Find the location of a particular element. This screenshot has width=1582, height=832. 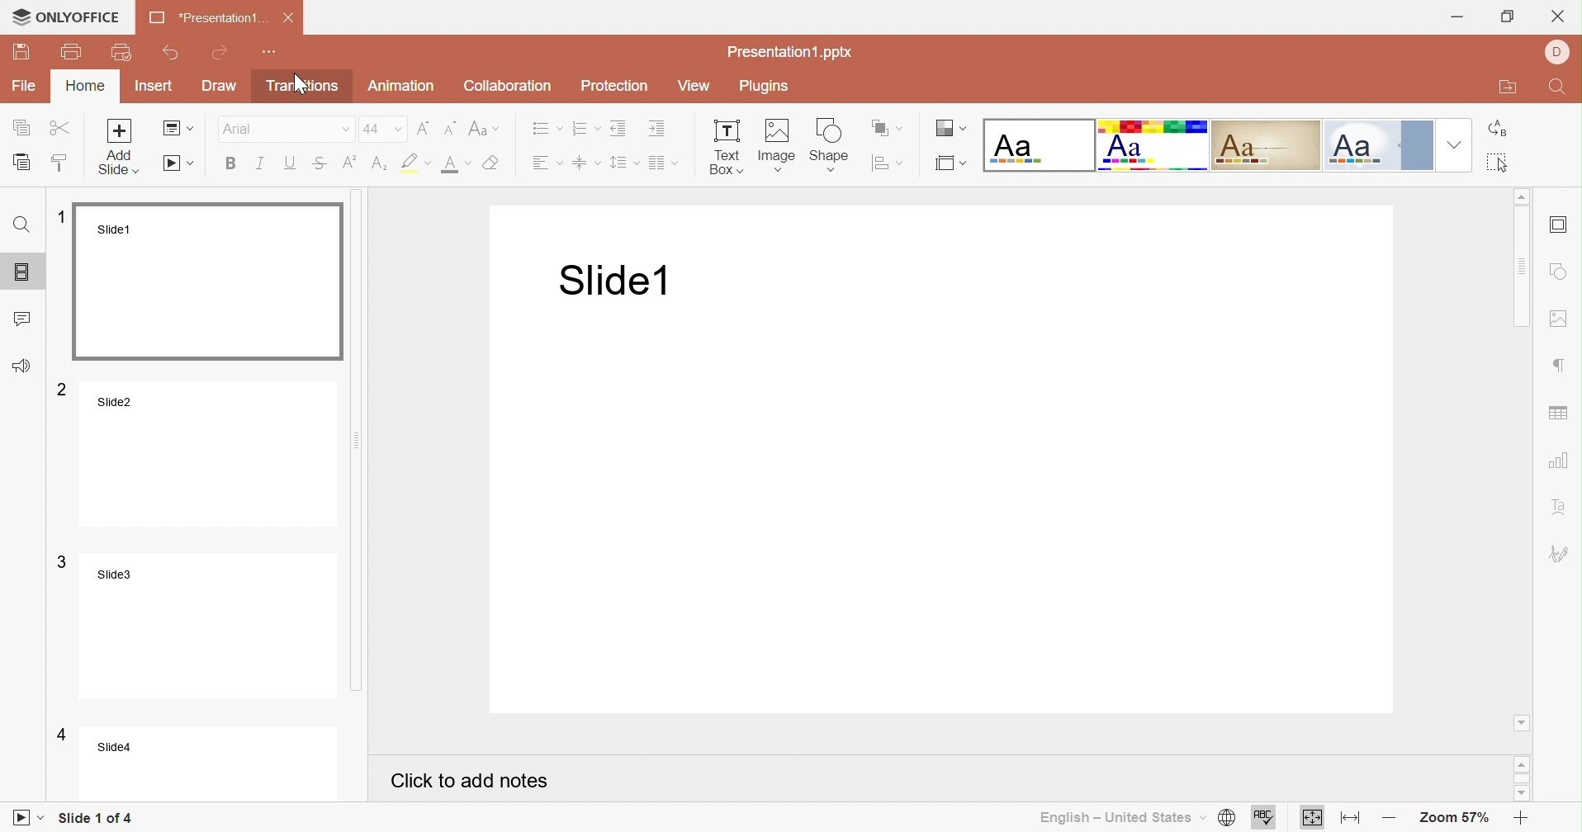

Animation is located at coordinates (401, 86).